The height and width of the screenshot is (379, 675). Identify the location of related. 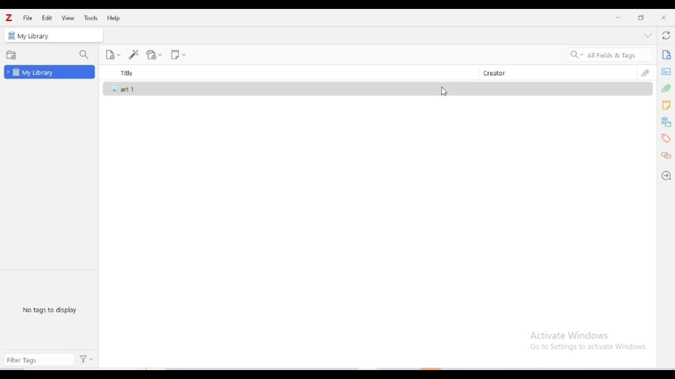
(666, 155).